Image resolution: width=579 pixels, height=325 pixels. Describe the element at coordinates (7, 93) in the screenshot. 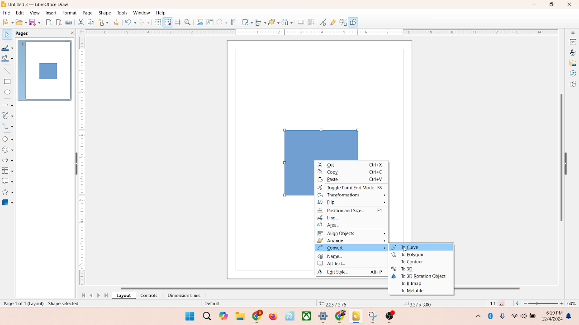

I see `ellipse` at that location.